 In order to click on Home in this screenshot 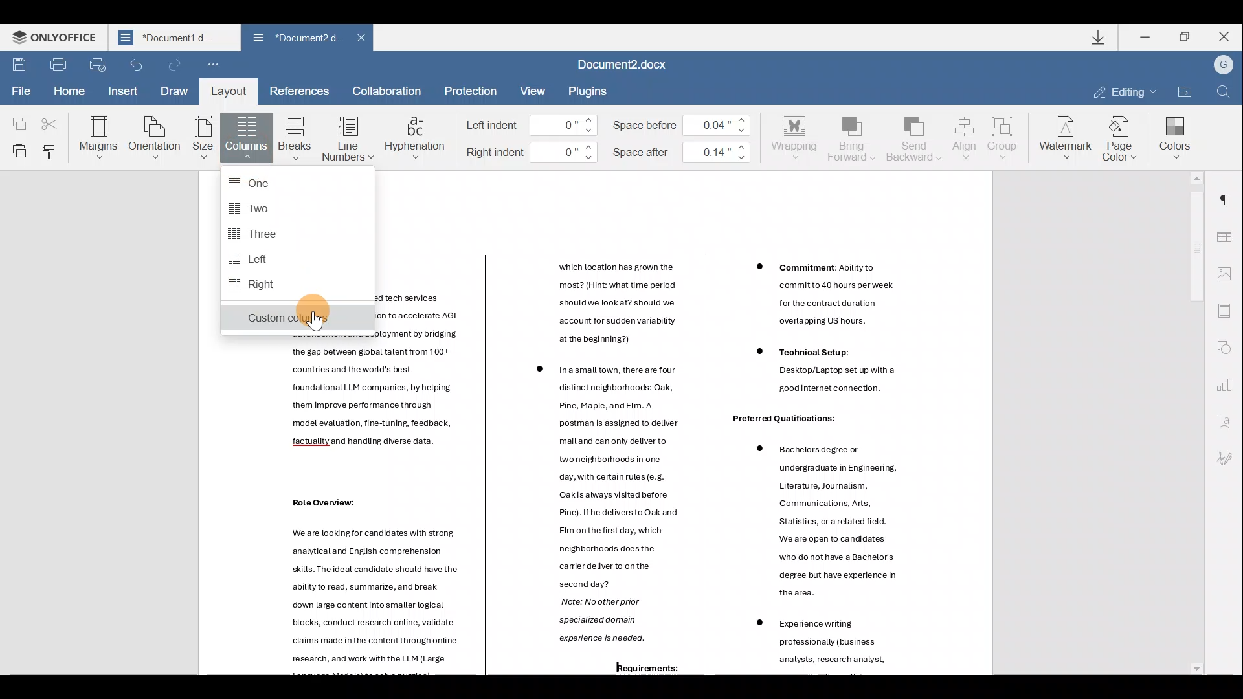, I will do `click(69, 90)`.